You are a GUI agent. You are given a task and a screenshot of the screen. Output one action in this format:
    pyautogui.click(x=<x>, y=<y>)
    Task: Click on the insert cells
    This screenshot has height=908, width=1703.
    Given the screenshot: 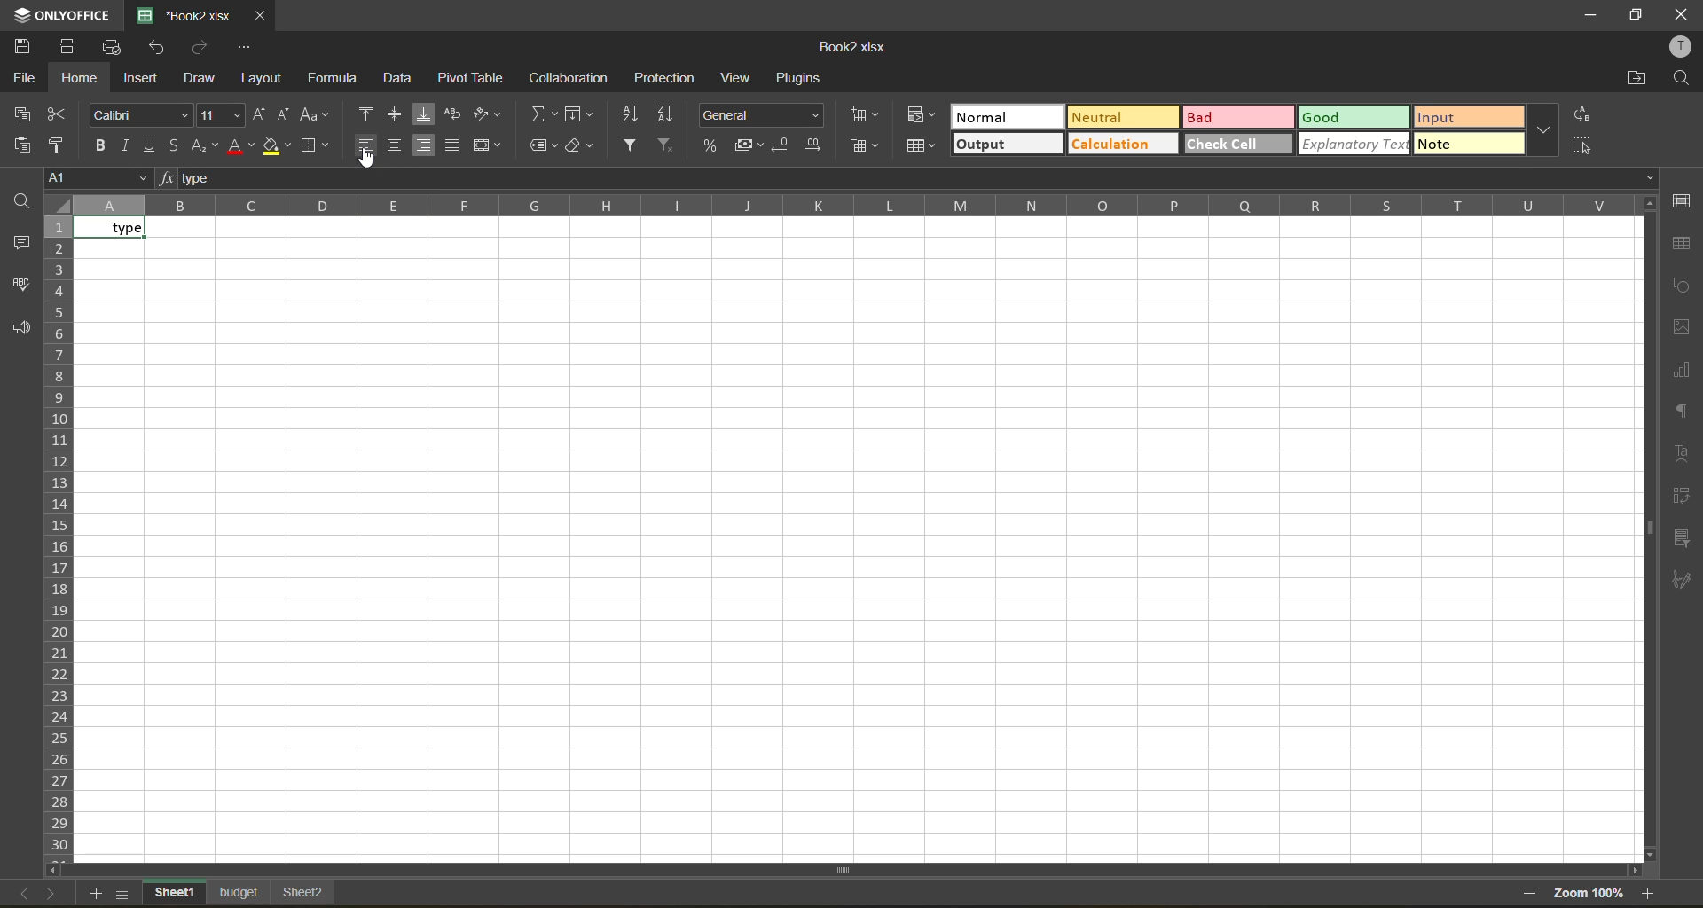 What is the action you would take?
    pyautogui.click(x=864, y=117)
    